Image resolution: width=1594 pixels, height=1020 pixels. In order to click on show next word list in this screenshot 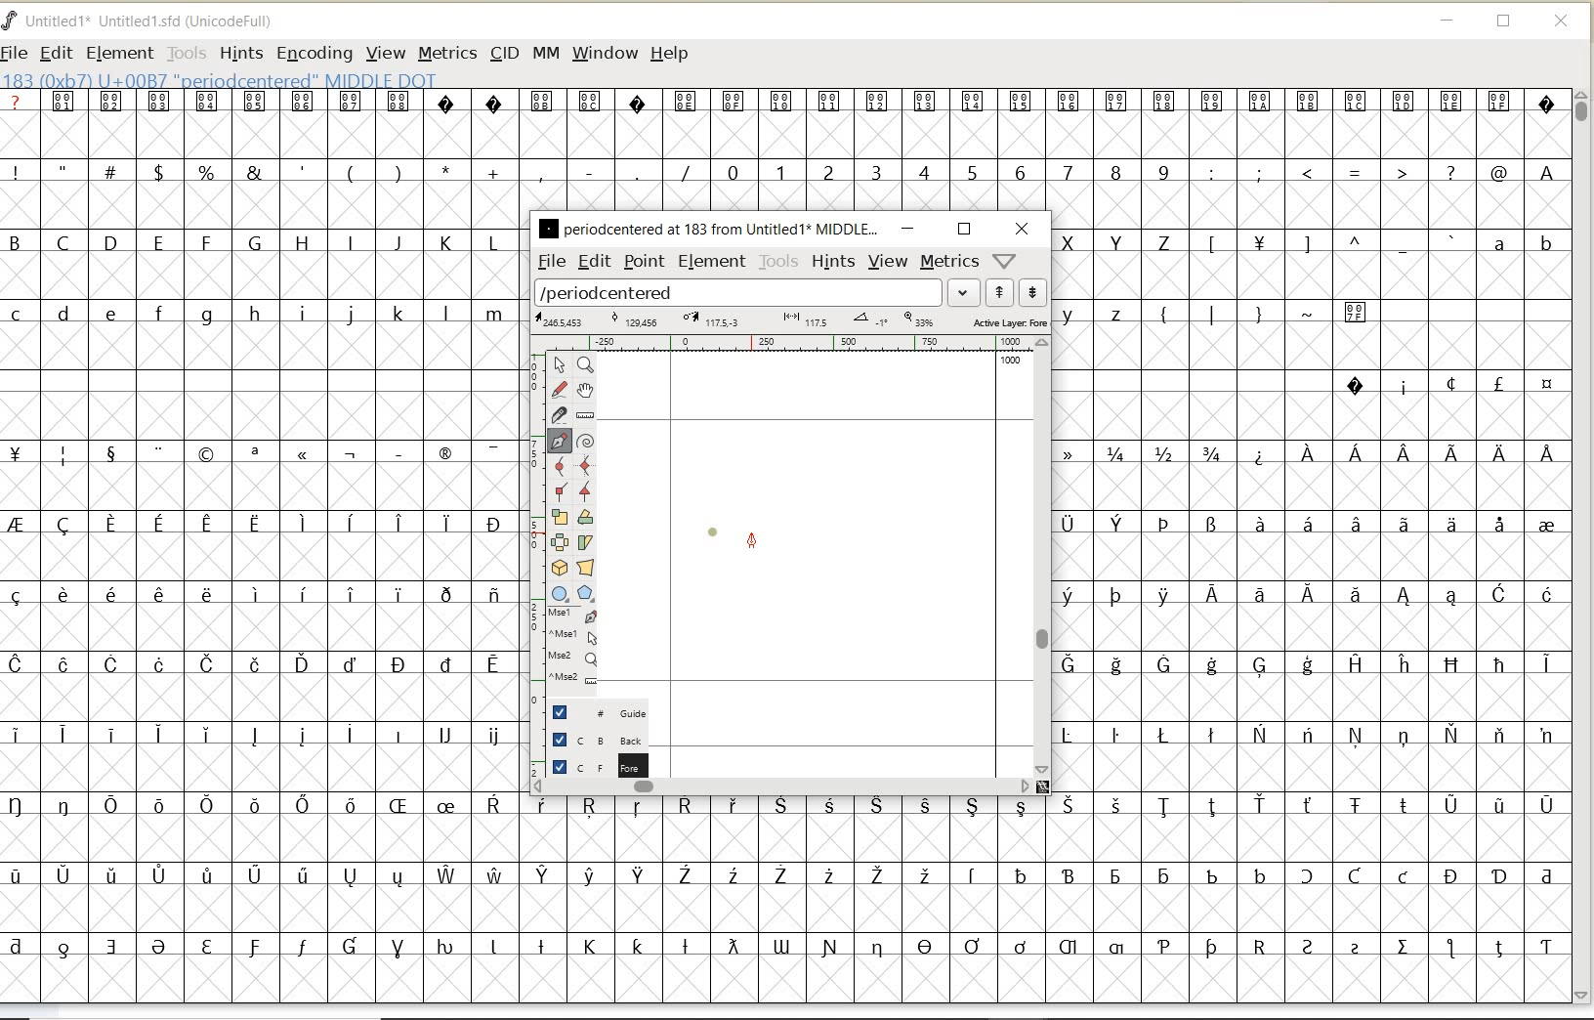, I will do `click(1035, 293)`.